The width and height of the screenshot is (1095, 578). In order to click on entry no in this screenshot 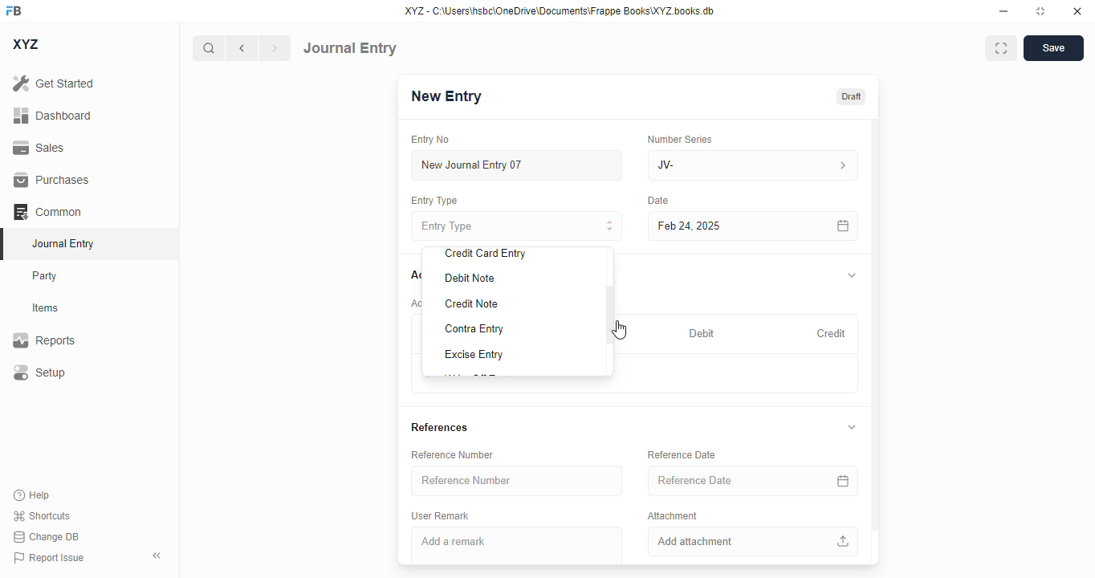, I will do `click(431, 139)`.